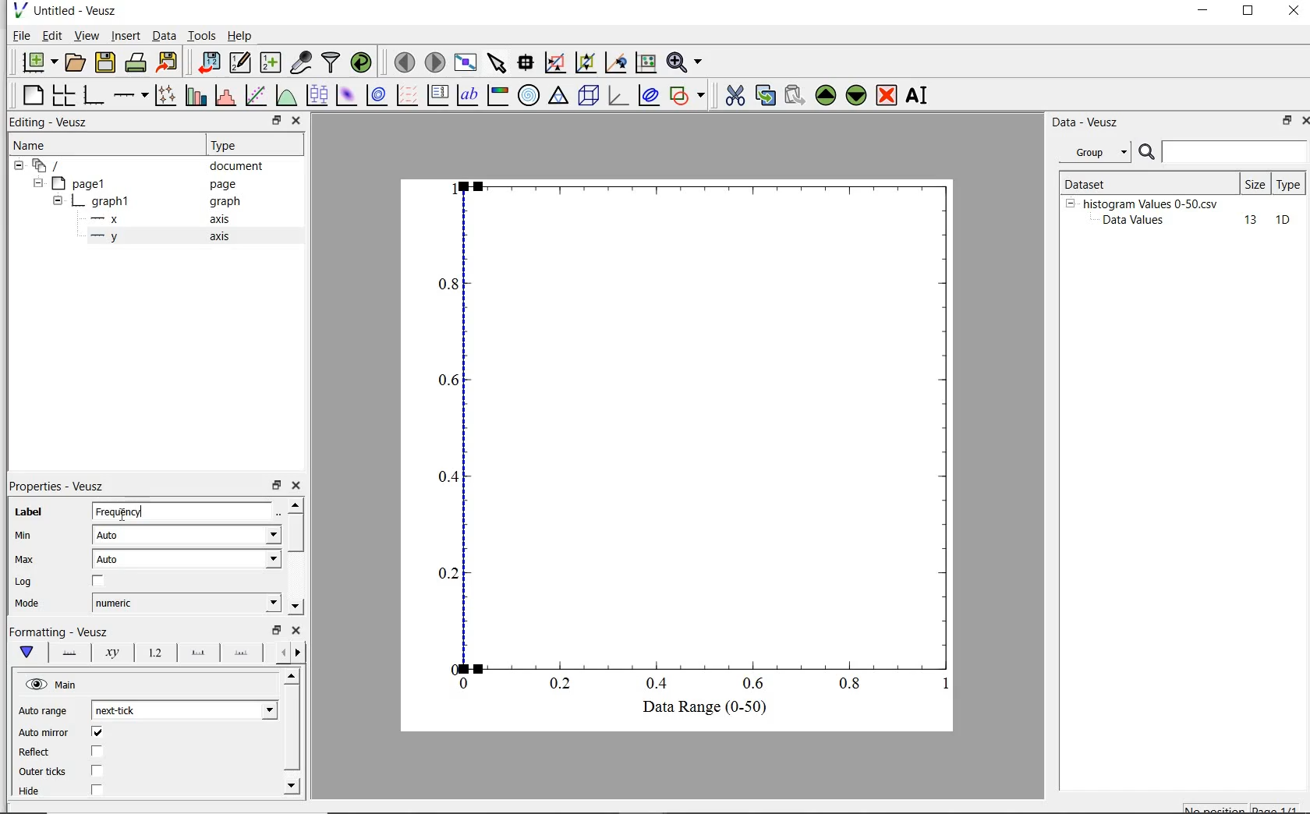 Image resolution: width=1310 pixels, height=814 pixels. Describe the element at coordinates (20, 35) in the screenshot. I see `file` at that location.